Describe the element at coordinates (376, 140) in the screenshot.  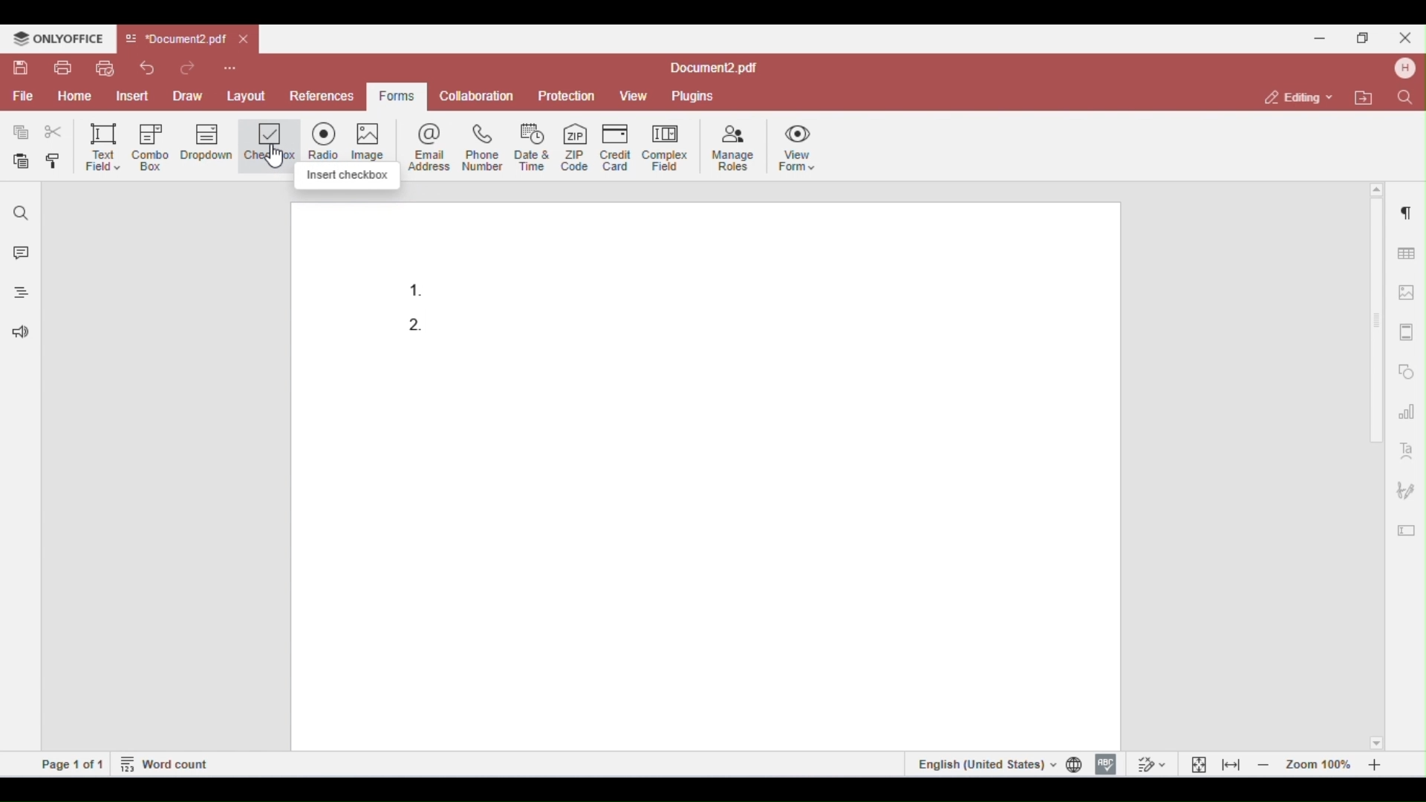
I see `image` at that location.